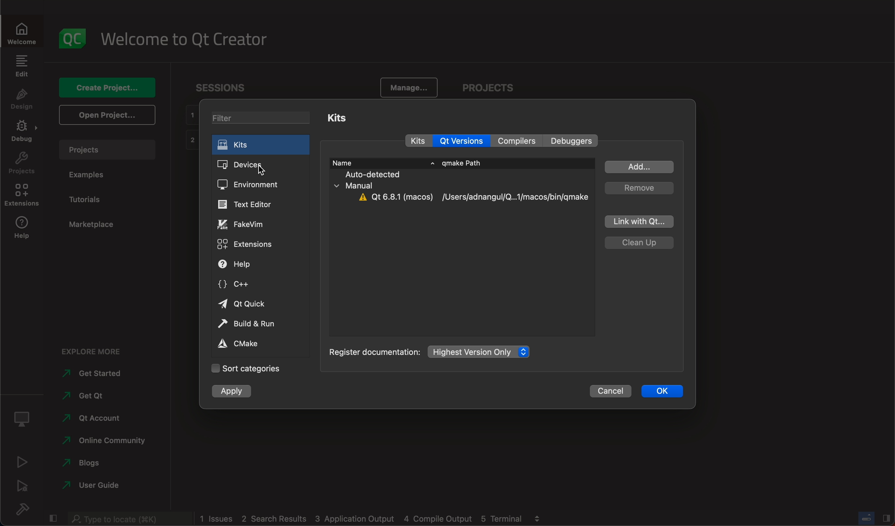 The height and width of the screenshot is (526, 895). Describe the element at coordinates (374, 351) in the screenshot. I see `register documentation:` at that location.